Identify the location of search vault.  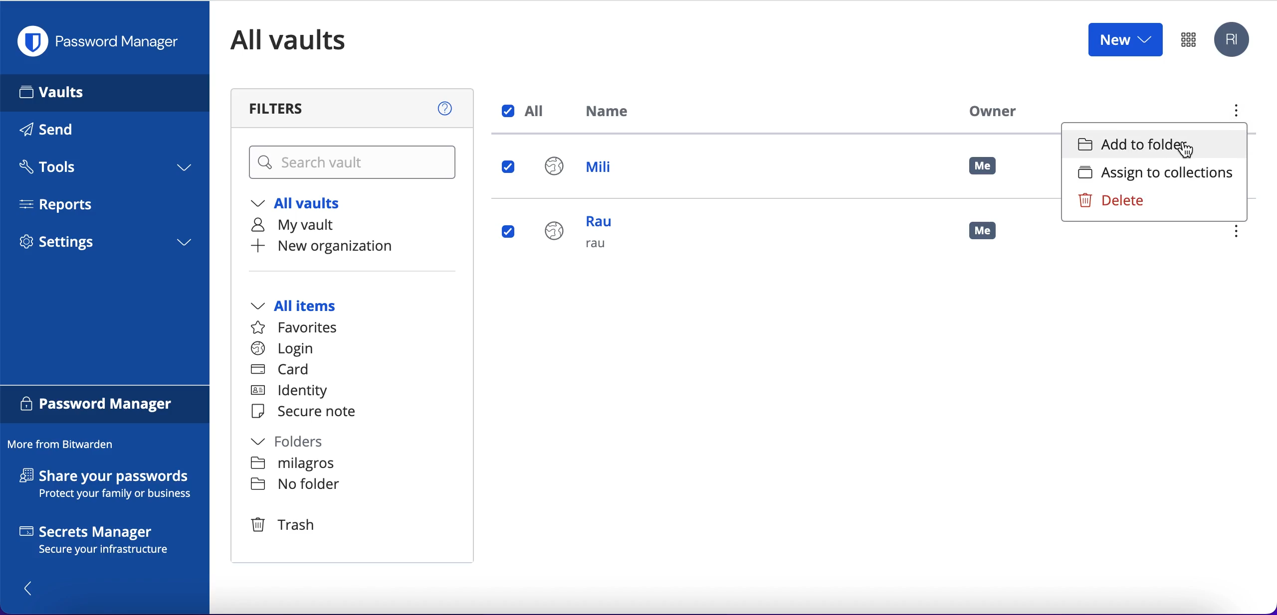
(354, 163).